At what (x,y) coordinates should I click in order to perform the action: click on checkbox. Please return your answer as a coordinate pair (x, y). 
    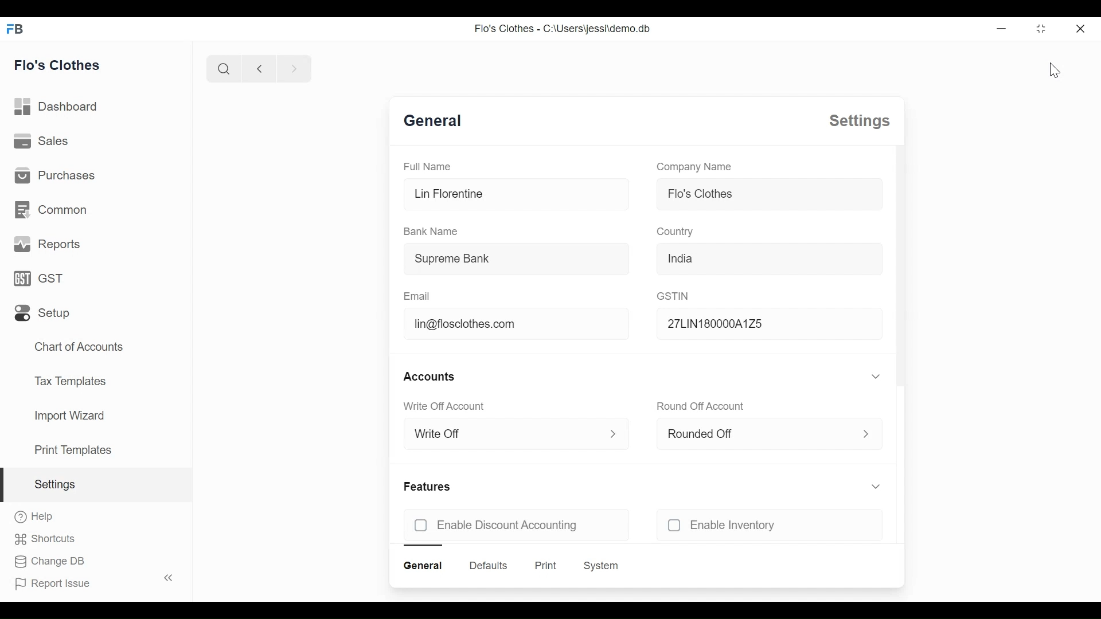
    Looking at the image, I should click on (419, 524).